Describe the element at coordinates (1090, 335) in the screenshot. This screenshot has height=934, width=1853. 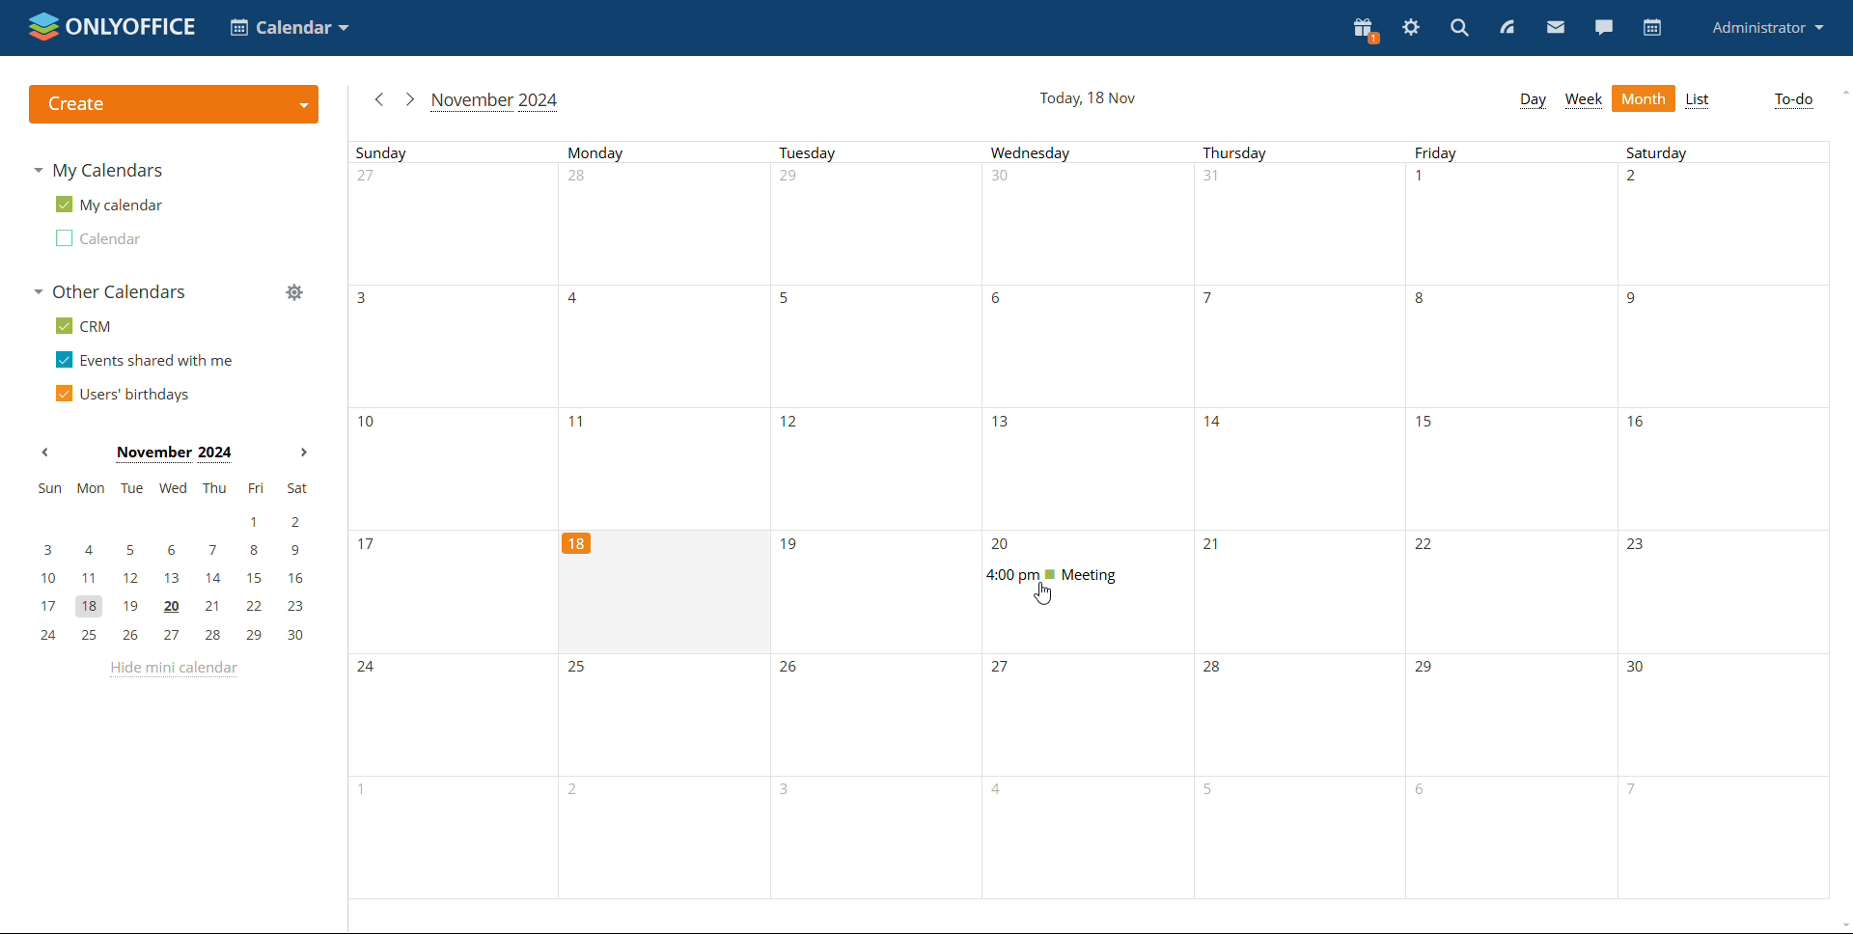
I see `wednesday` at that location.